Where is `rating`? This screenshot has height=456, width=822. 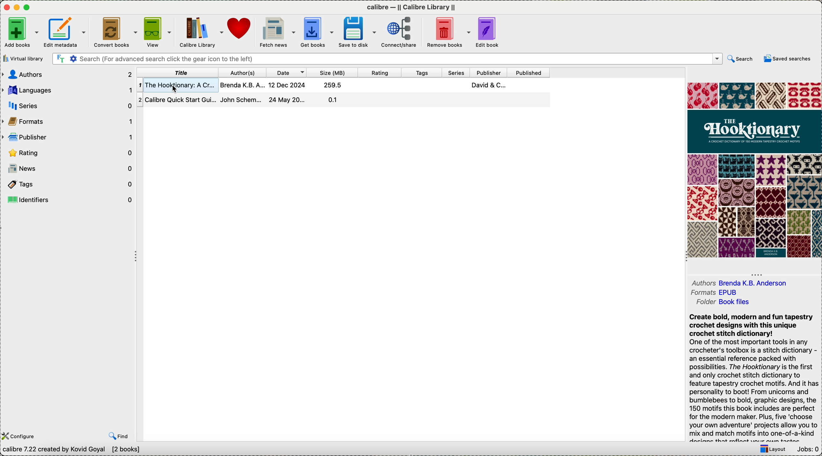
rating is located at coordinates (69, 153).